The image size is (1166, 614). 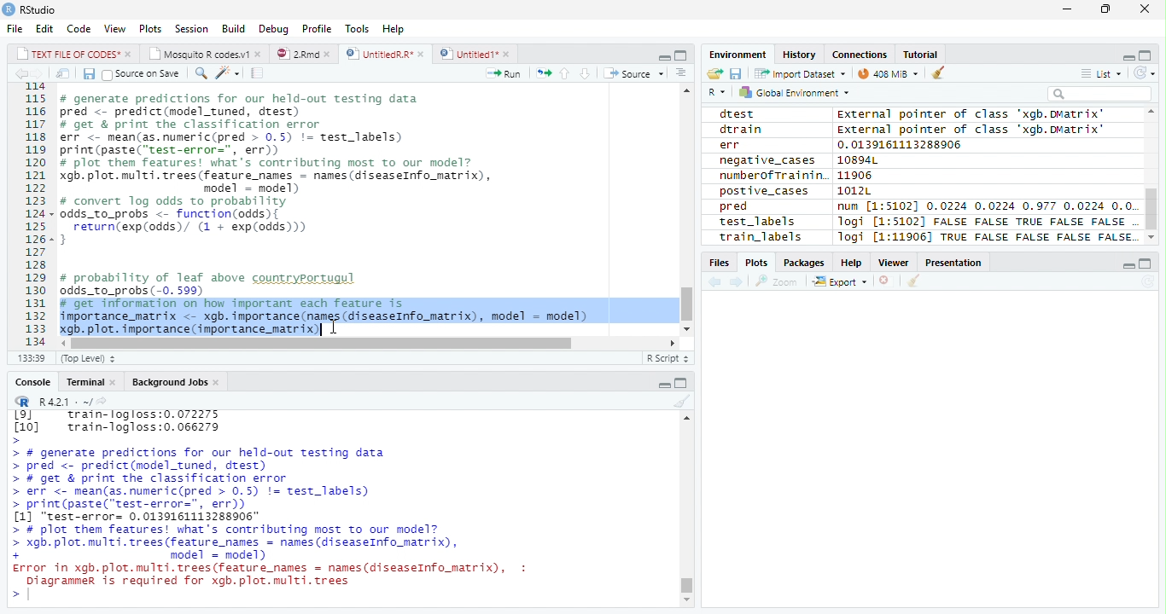 What do you see at coordinates (1100, 72) in the screenshot?
I see `List` at bounding box center [1100, 72].